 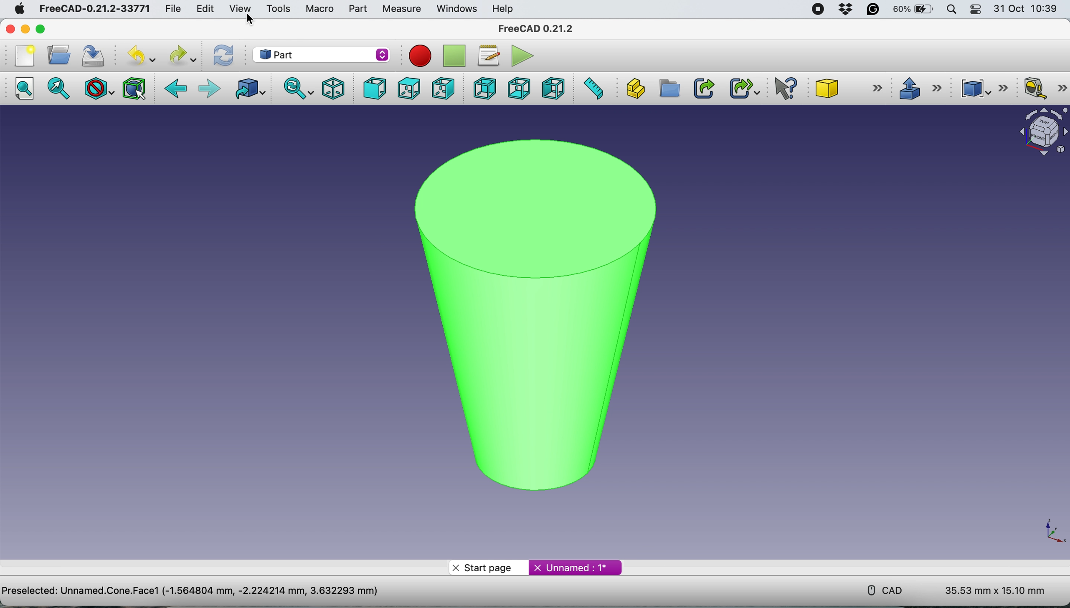 What do you see at coordinates (1039, 132) in the screenshot?
I see `object navigator` at bounding box center [1039, 132].